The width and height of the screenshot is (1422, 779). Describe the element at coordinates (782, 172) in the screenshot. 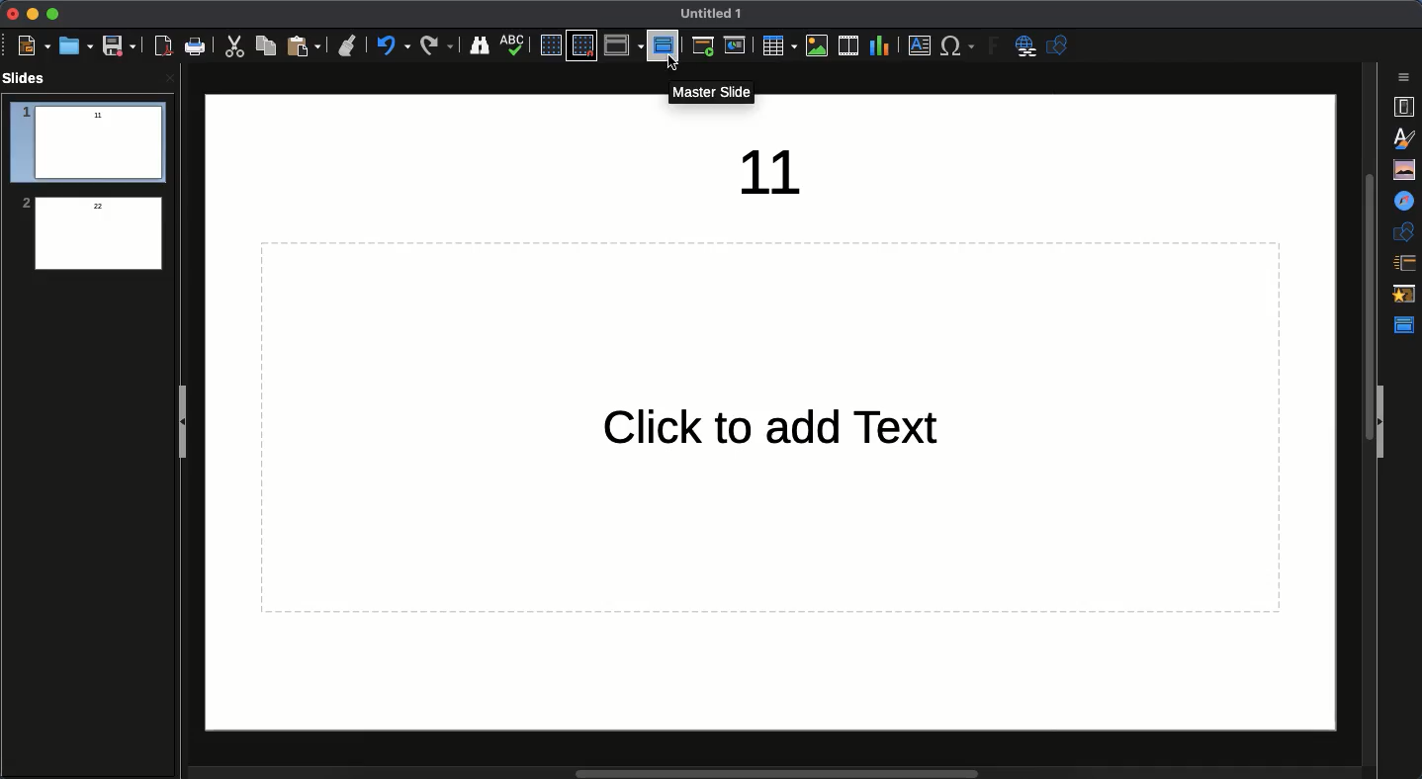

I see `Title` at that location.